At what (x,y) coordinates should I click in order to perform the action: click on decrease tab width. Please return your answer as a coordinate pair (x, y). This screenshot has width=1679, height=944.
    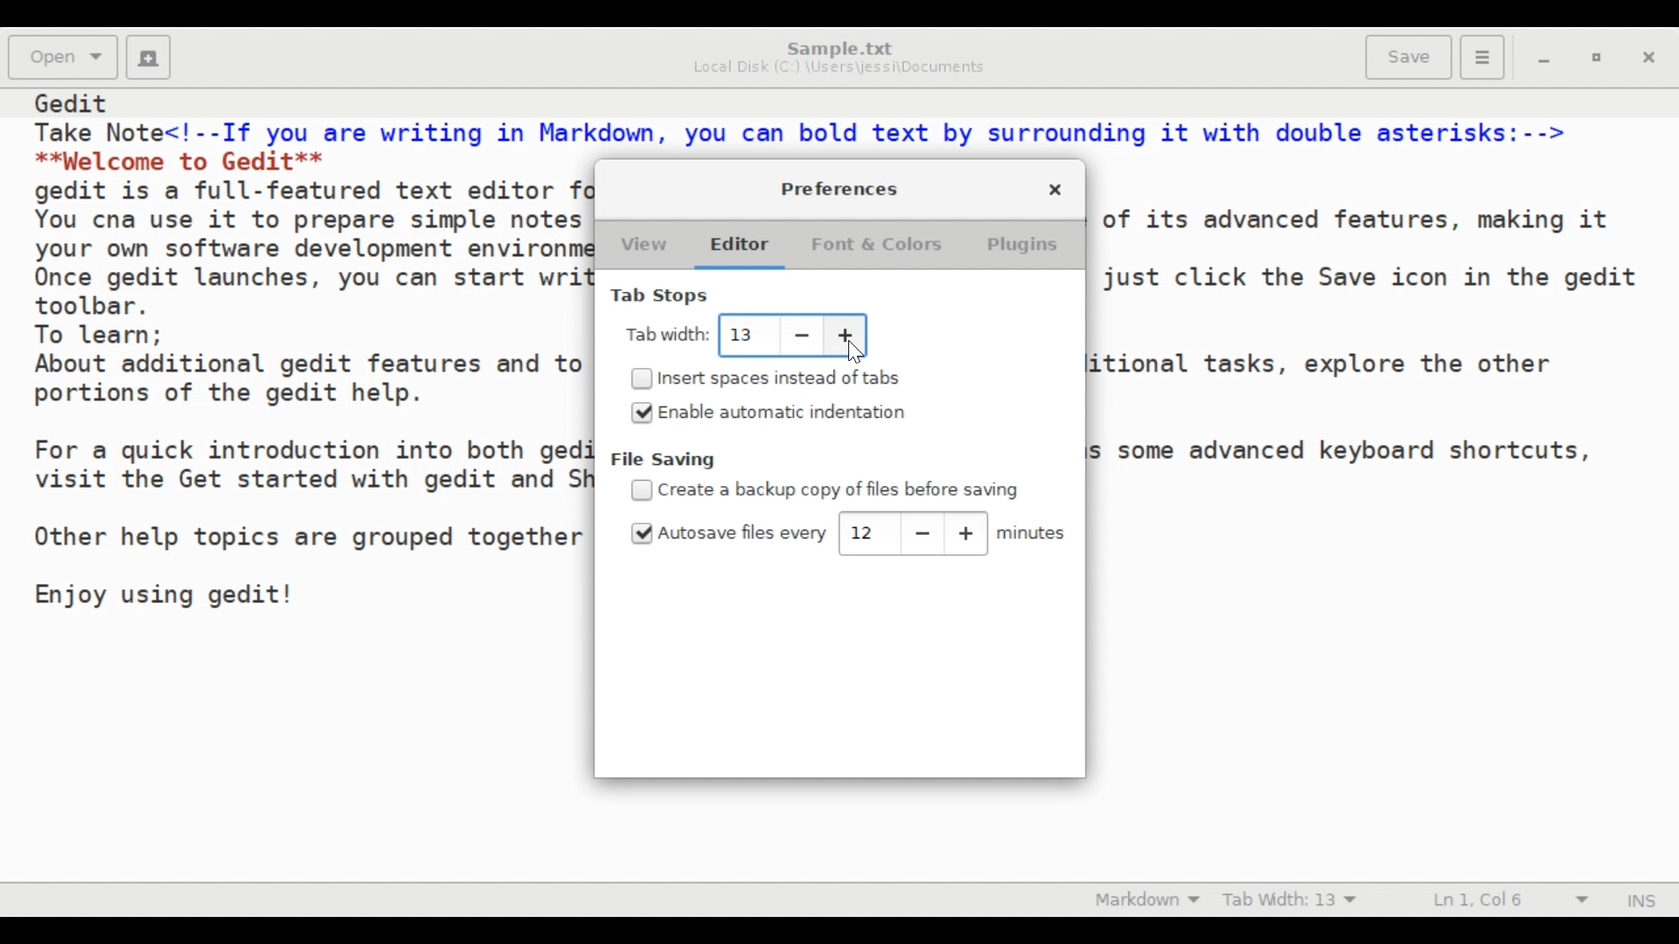
    Looking at the image, I should click on (798, 337).